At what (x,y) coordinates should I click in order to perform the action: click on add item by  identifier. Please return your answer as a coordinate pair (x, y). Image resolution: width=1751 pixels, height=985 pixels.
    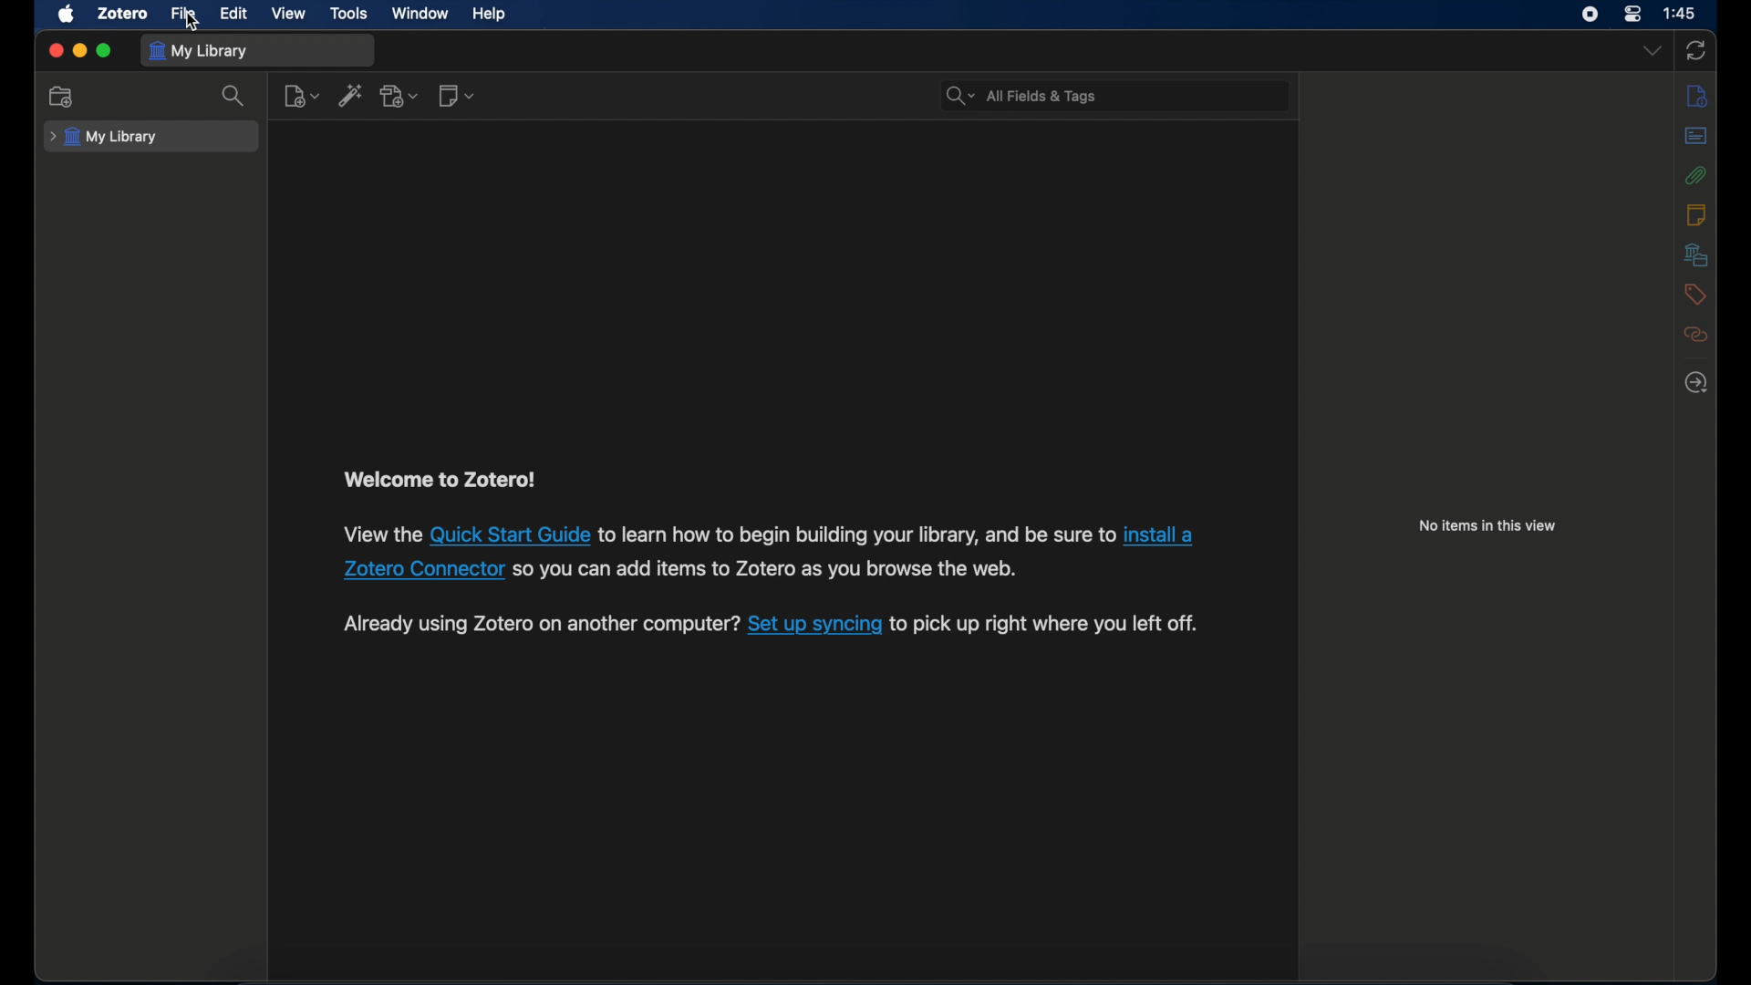
    Looking at the image, I should click on (351, 95).